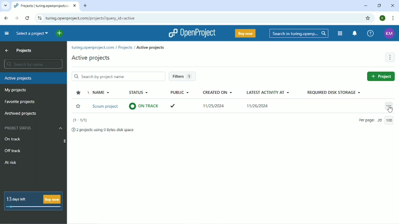 Image resolution: width=399 pixels, height=224 pixels. Describe the element at coordinates (245, 33) in the screenshot. I see `Buy now` at that location.